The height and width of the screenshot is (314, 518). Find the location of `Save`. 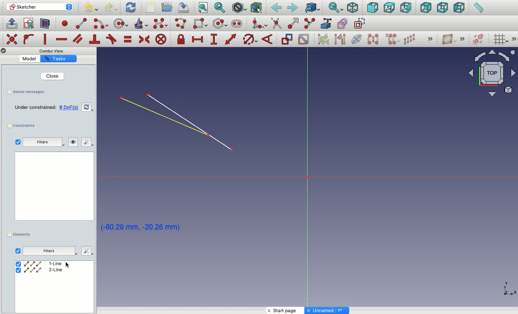

Save is located at coordinates (185, 8).